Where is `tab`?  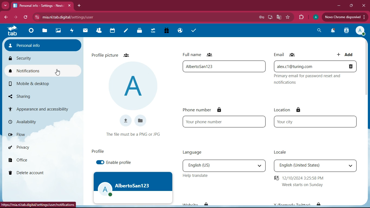 tab is located at coordinates (38, 5).